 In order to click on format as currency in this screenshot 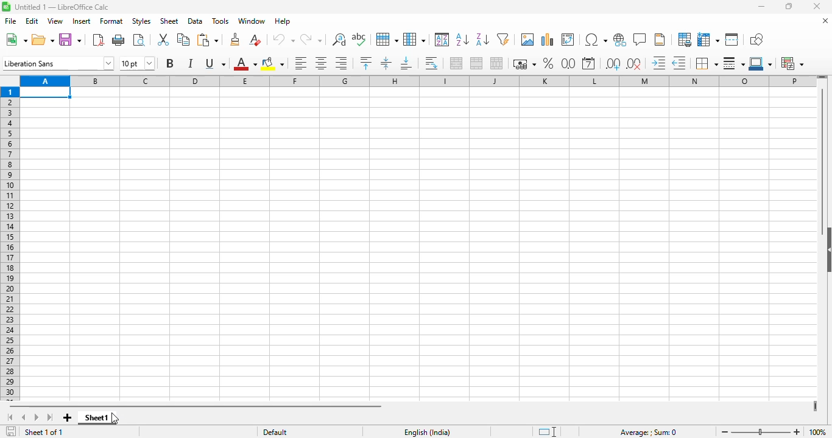, I will do `click(524, 64)`.